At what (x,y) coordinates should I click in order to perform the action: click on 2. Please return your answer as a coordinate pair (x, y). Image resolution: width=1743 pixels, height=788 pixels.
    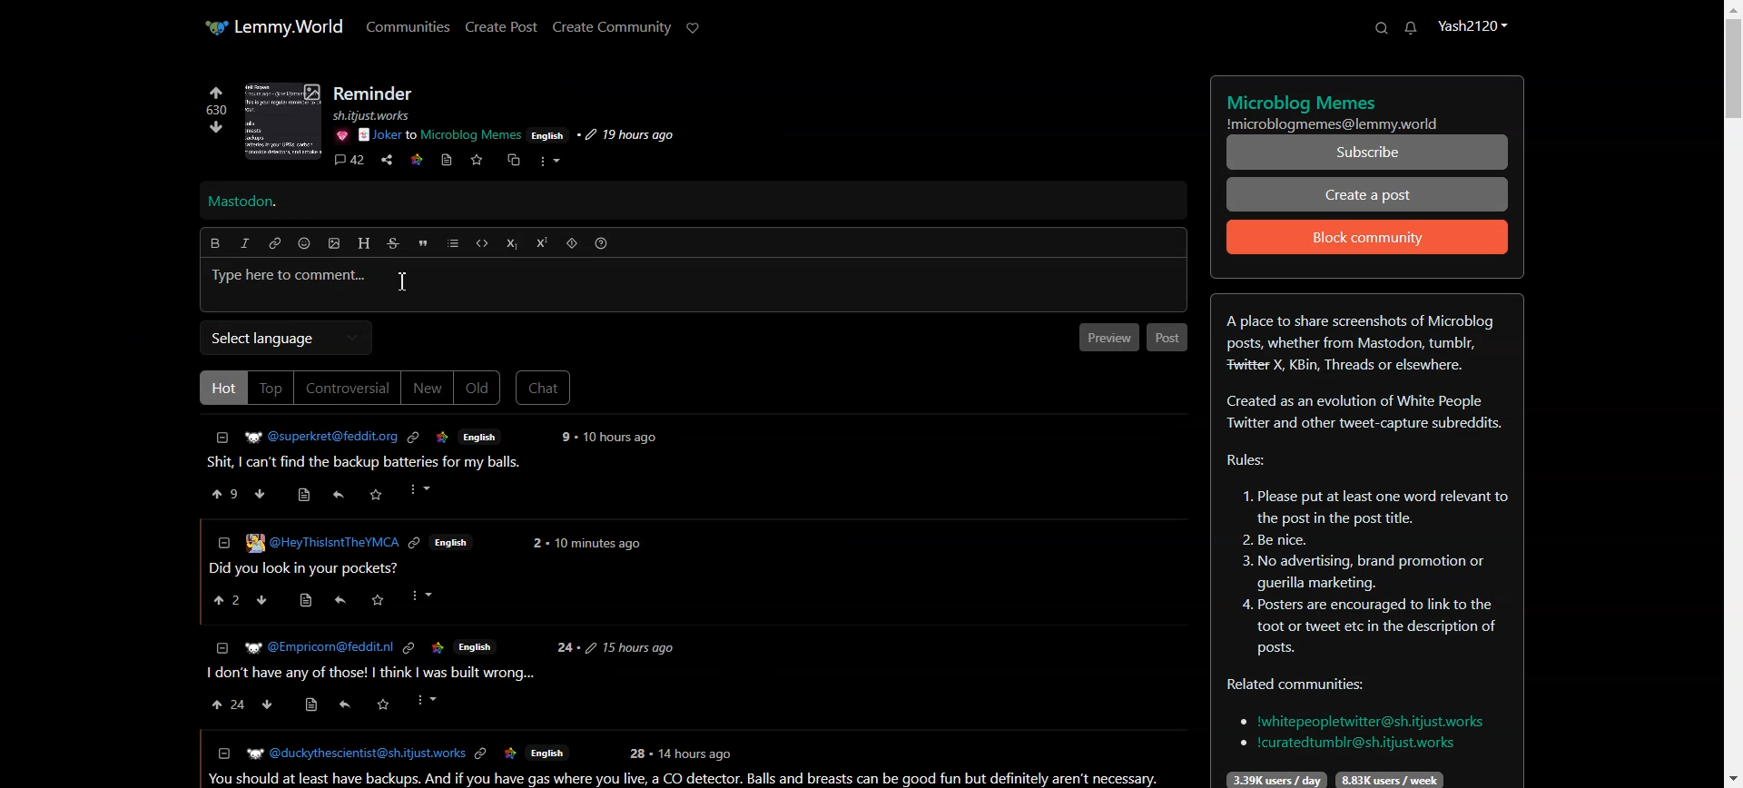
    Looking at the image, I should click on (536, 543).